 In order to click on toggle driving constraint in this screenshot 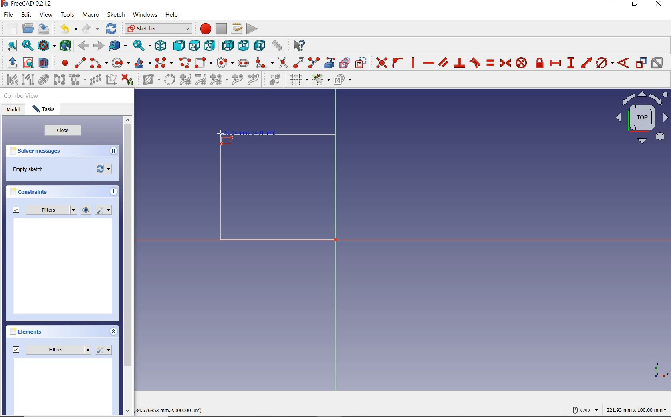, I will do `click(641, 63)`.